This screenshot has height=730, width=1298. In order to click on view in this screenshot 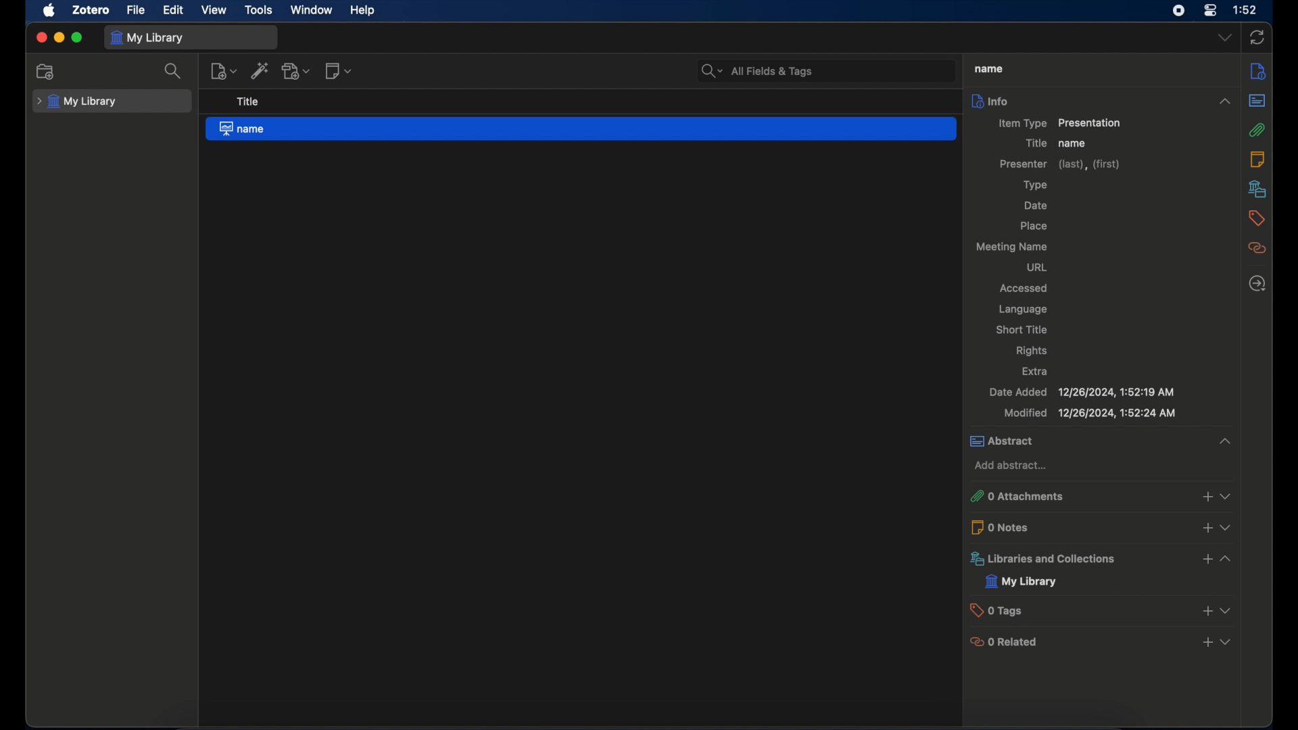, I will do `click(214, 9)`.